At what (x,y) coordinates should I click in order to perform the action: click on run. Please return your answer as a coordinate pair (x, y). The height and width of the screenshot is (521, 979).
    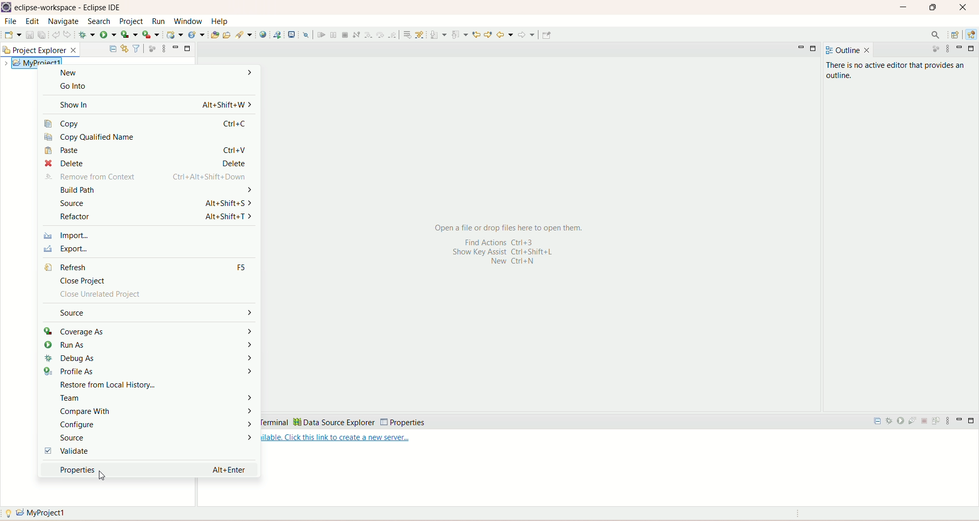
    Looking at the image, I should click on (159, 22).